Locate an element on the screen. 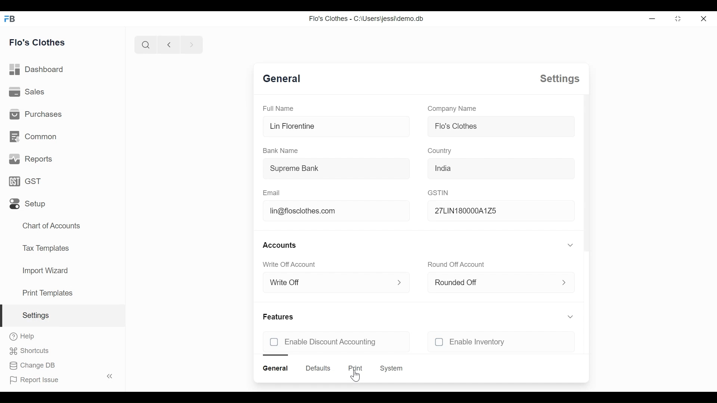  toggle expand/collapse is located at coordinates (571, 317).